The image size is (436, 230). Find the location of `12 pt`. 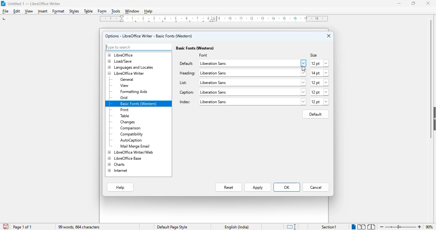

12 pt is located at coordinates (319, 82).